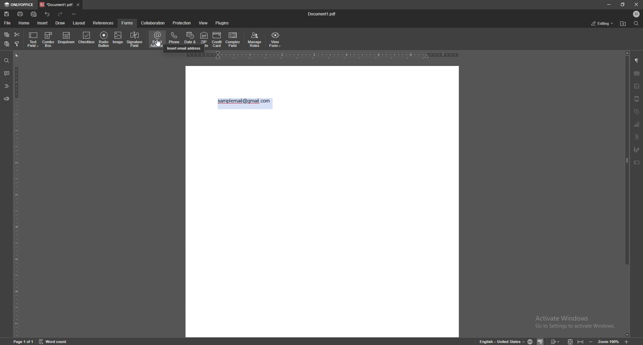  What do you see at coordinates (174, 38) in the screenshot?
I see `phone number` at bounding box center [174, 38].